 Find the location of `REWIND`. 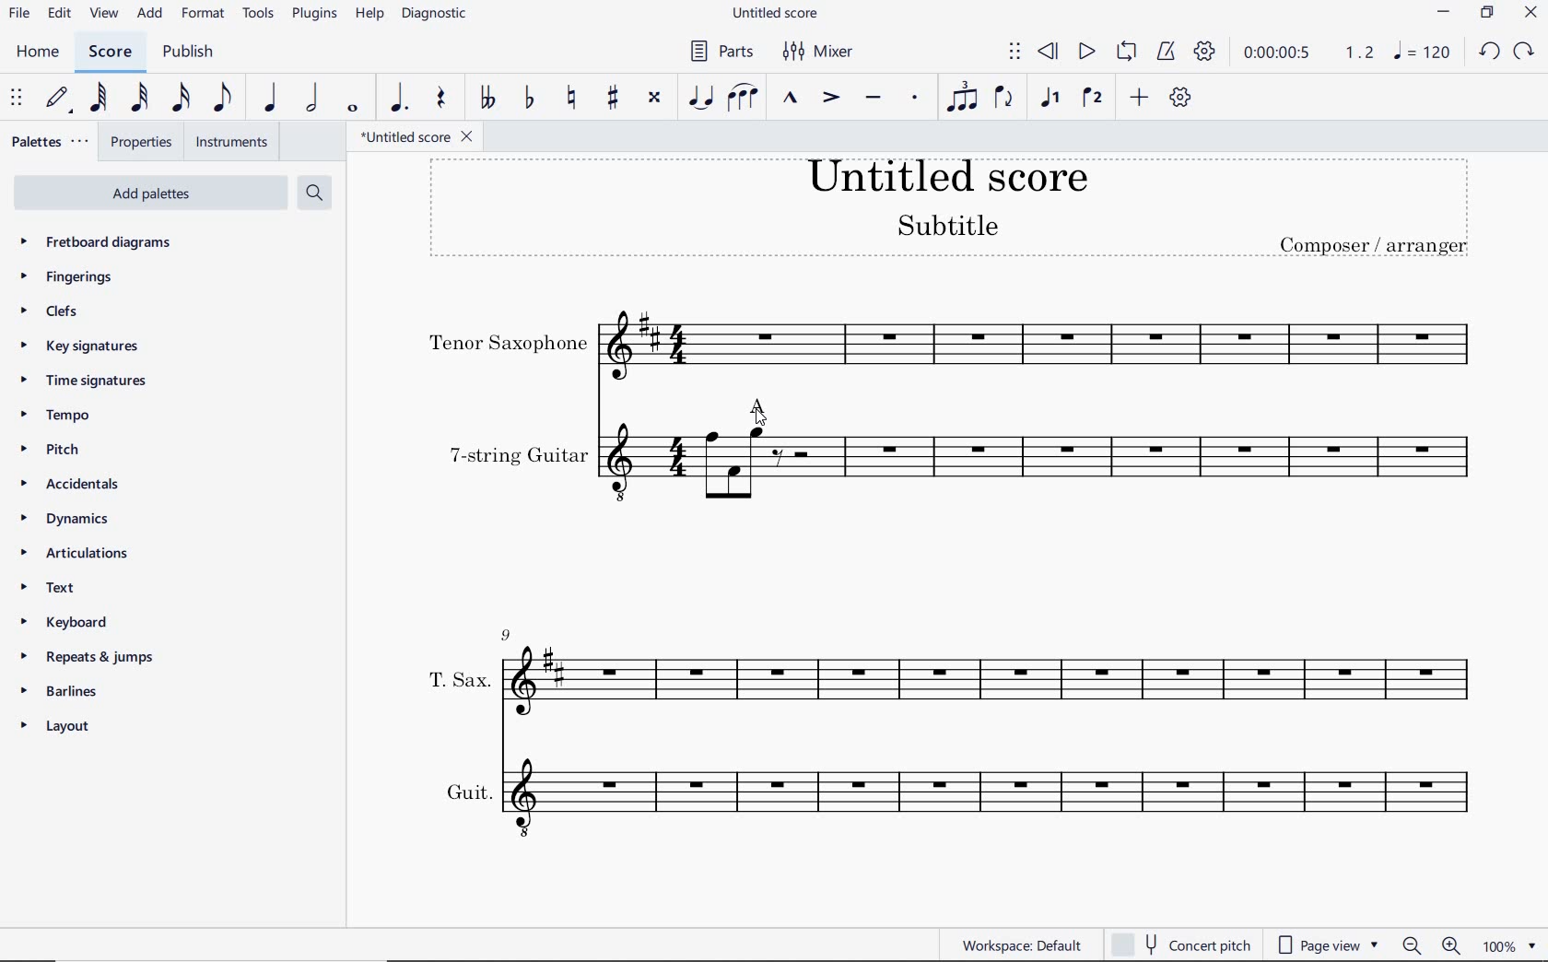

REWIND is located at coordinates (1048, 51).